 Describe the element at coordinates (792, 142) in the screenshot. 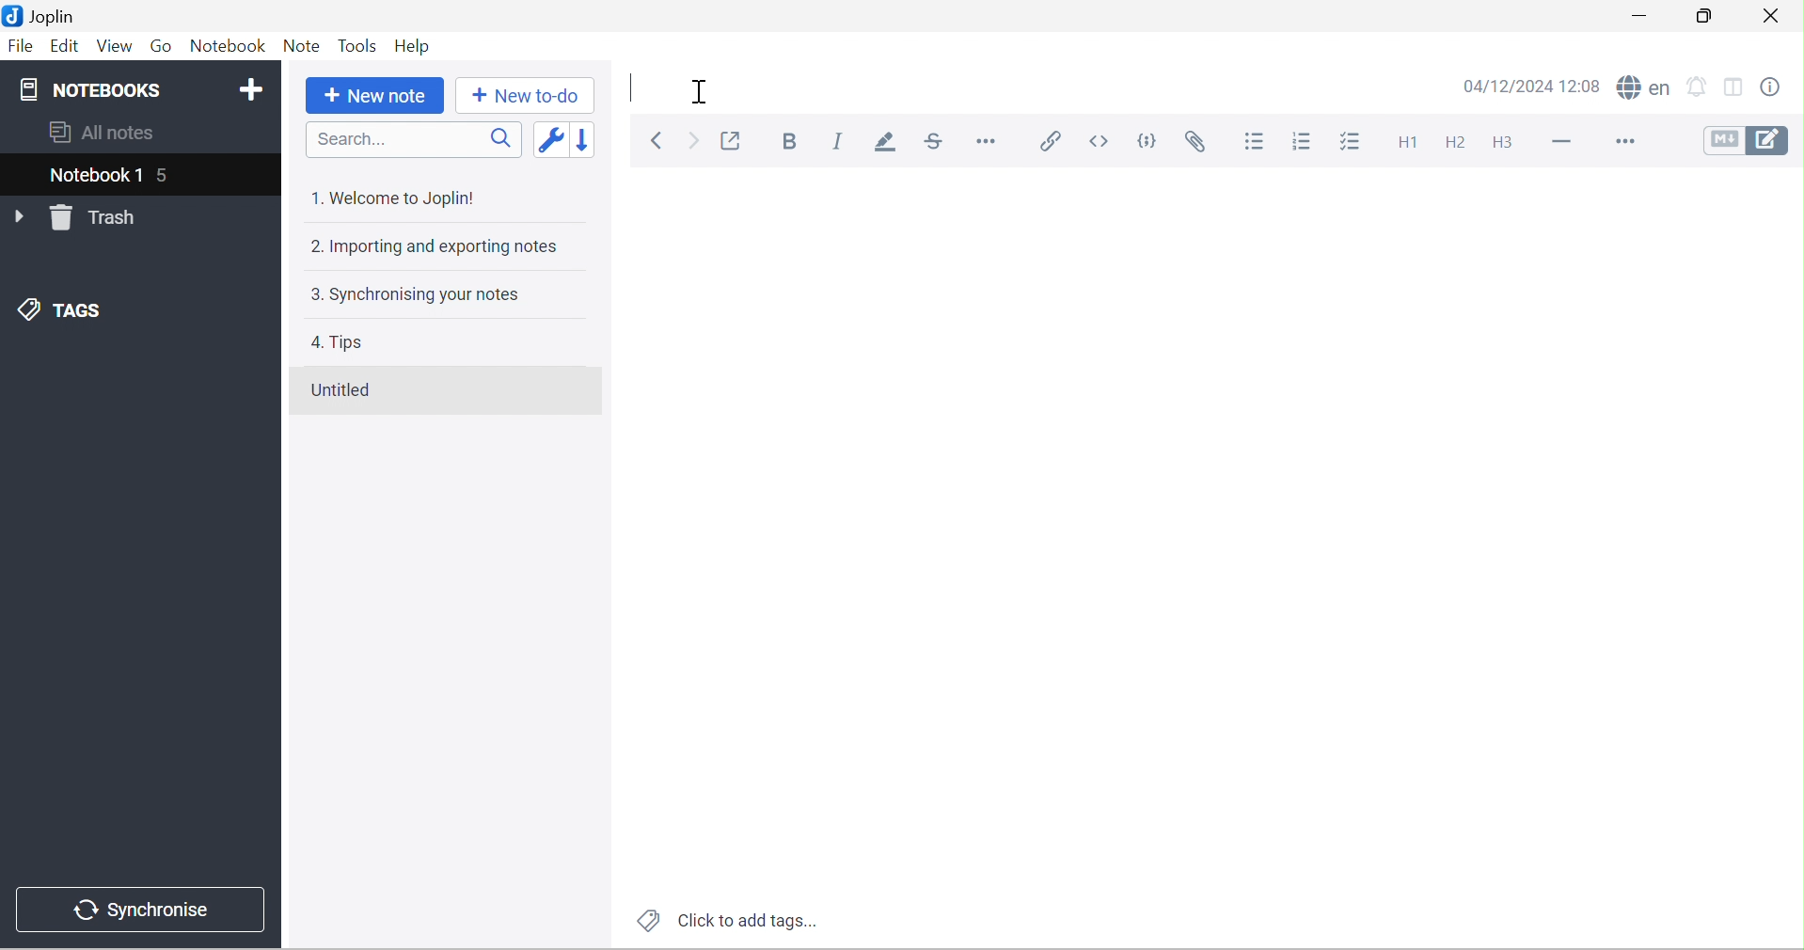

I see `Bold` at that location.